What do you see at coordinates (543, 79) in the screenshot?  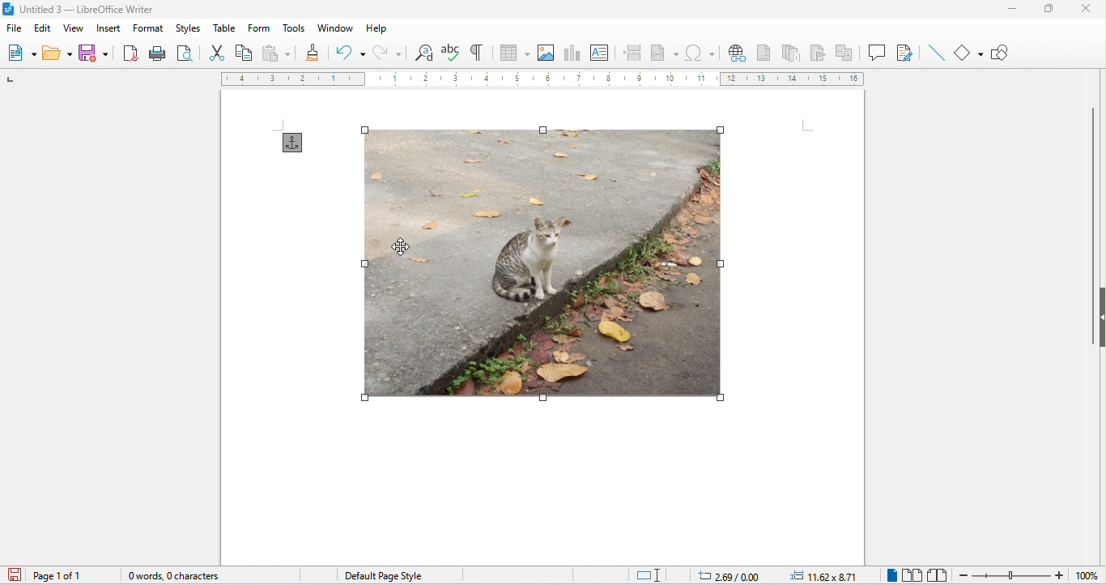 I see `ruler` at bounding box center [543, 79].